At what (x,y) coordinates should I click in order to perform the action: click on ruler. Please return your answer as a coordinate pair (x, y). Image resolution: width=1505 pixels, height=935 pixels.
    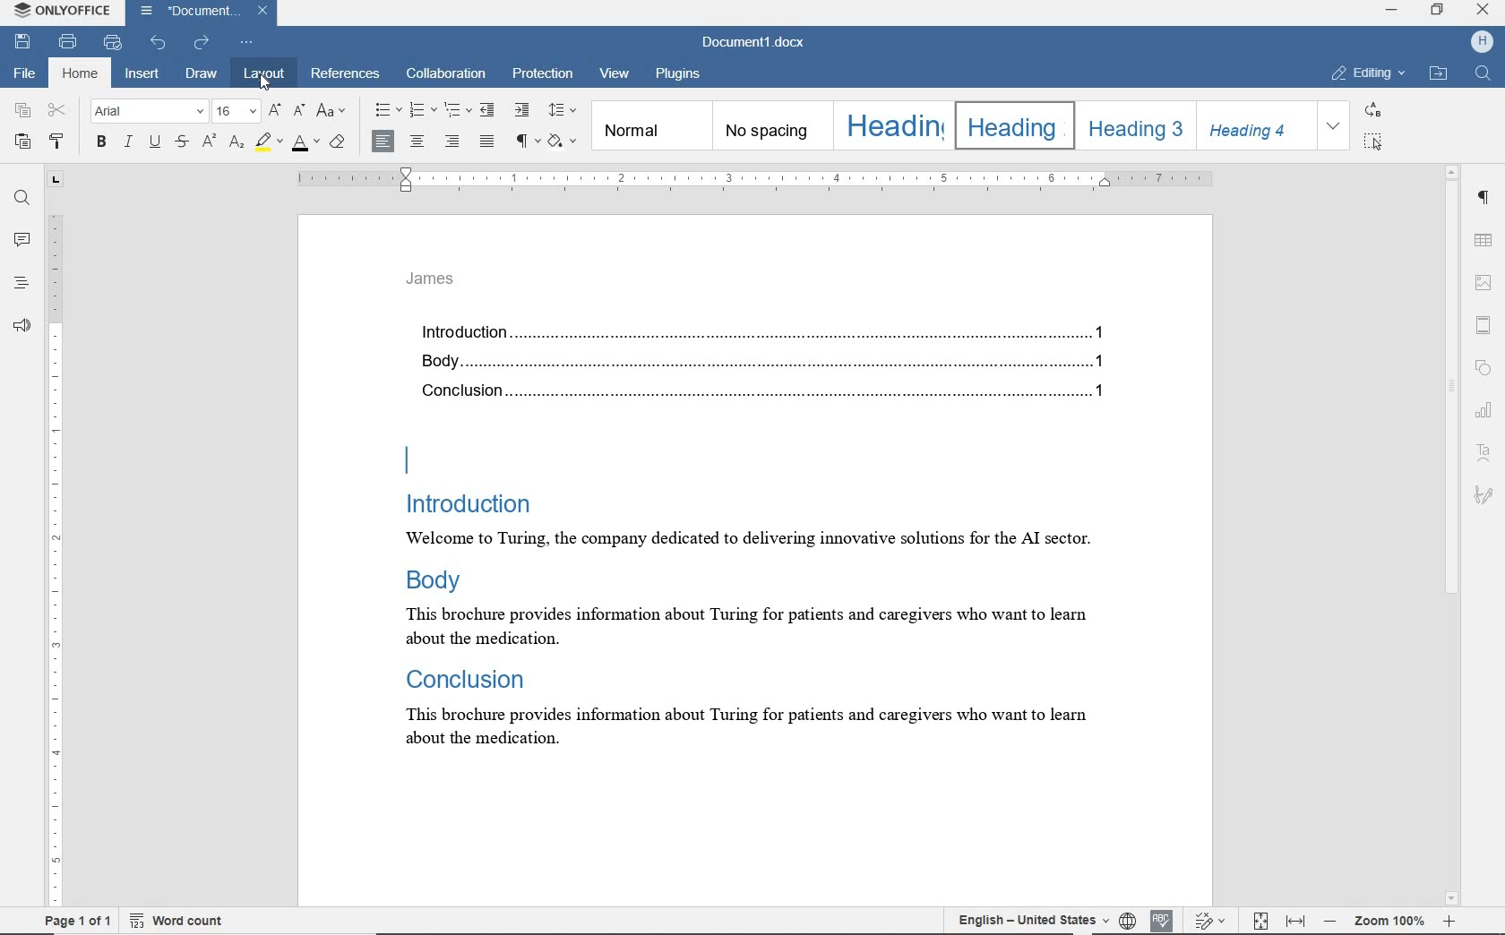
    Looking at the image, I should click on (759, 179).